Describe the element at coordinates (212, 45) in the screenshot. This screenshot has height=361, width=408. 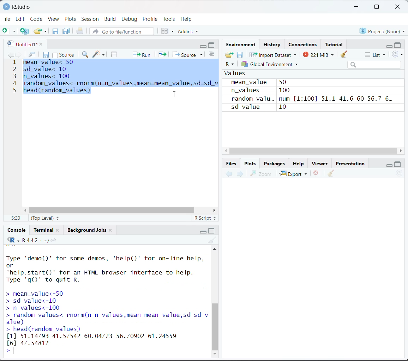
I see `maximize` at that location.